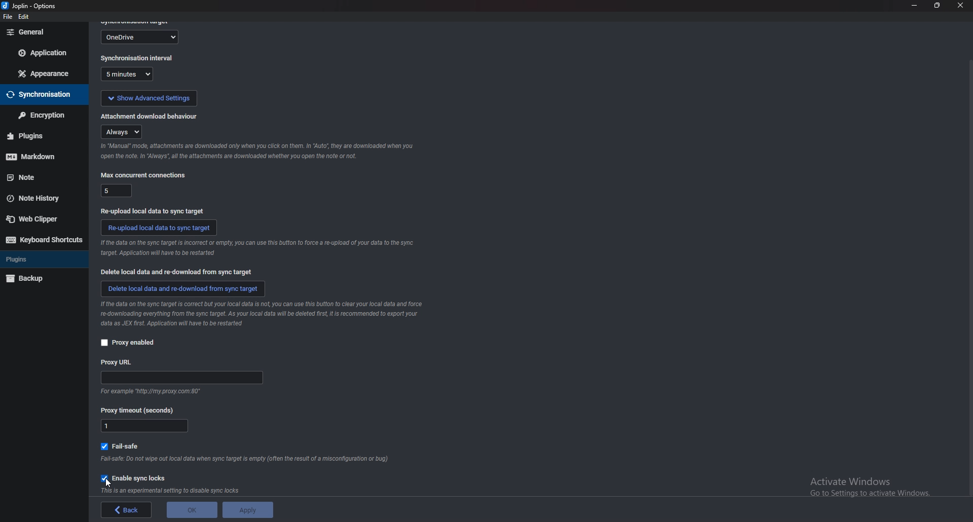  I want to click on web clipper, so click(40, 220).